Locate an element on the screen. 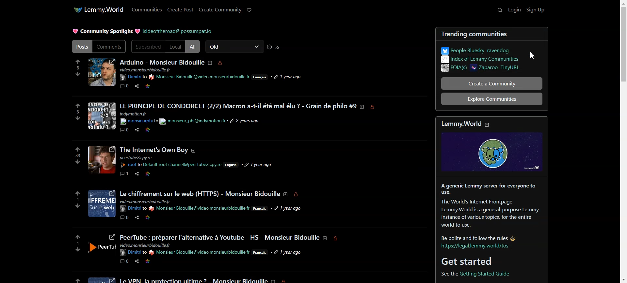 This screenshot has width=627, height=283. copy is located at coordinates (172, 131).